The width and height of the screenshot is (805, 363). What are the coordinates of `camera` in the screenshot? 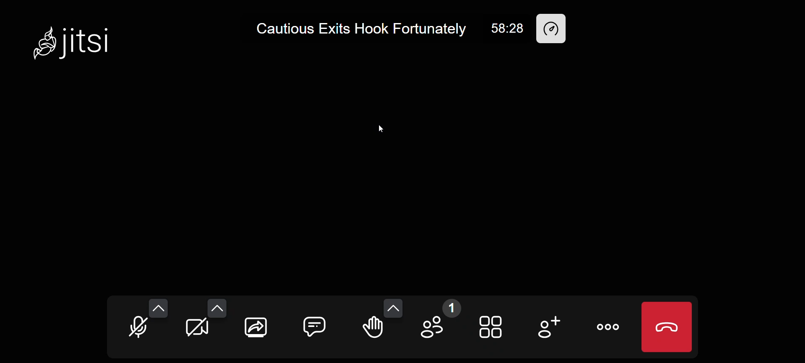 It's located at (197, 329).